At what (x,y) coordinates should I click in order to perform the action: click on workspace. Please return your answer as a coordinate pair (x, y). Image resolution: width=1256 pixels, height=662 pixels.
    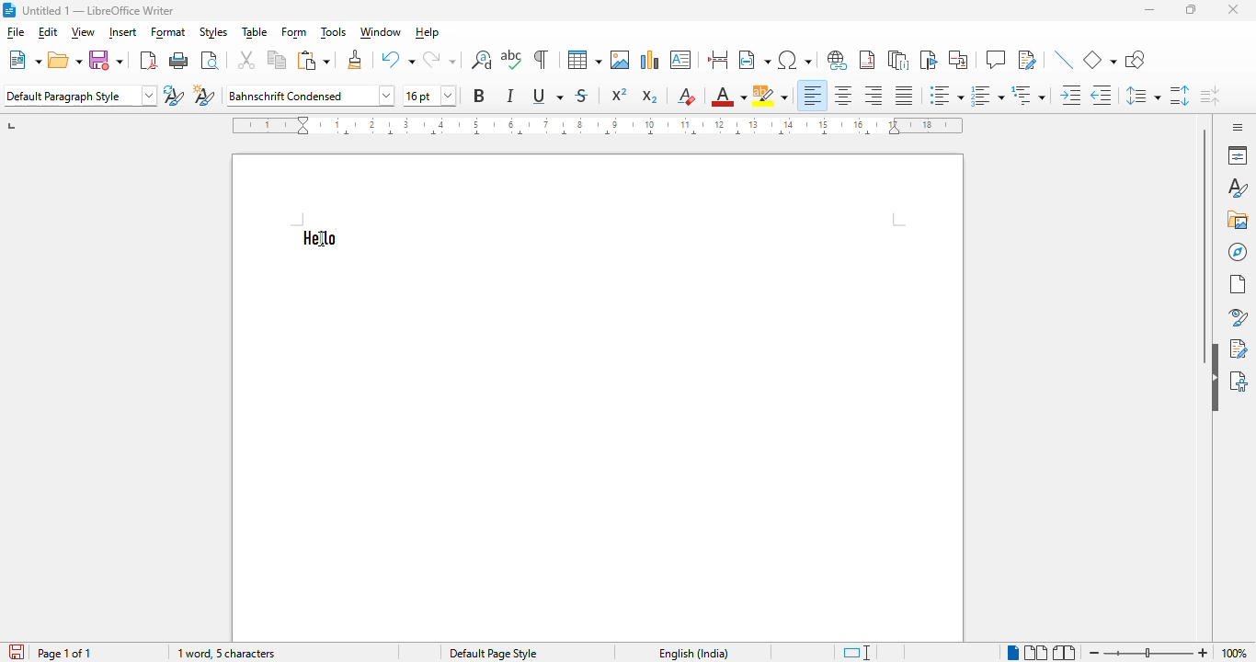
    Looking at the image, I should click on (645, 394).